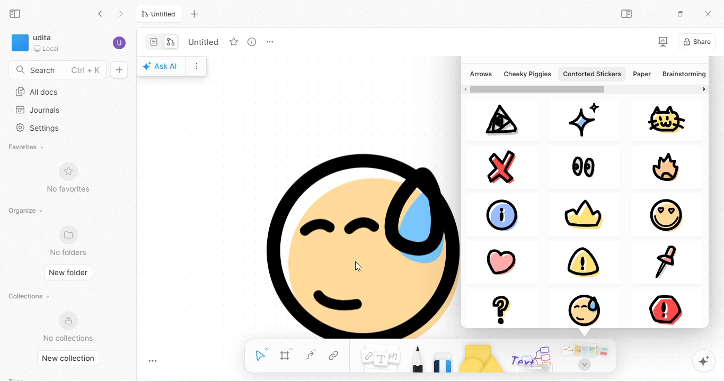 The height and width of the screenshot is (382, 724). I want to click on favorites, so click(27, 148).